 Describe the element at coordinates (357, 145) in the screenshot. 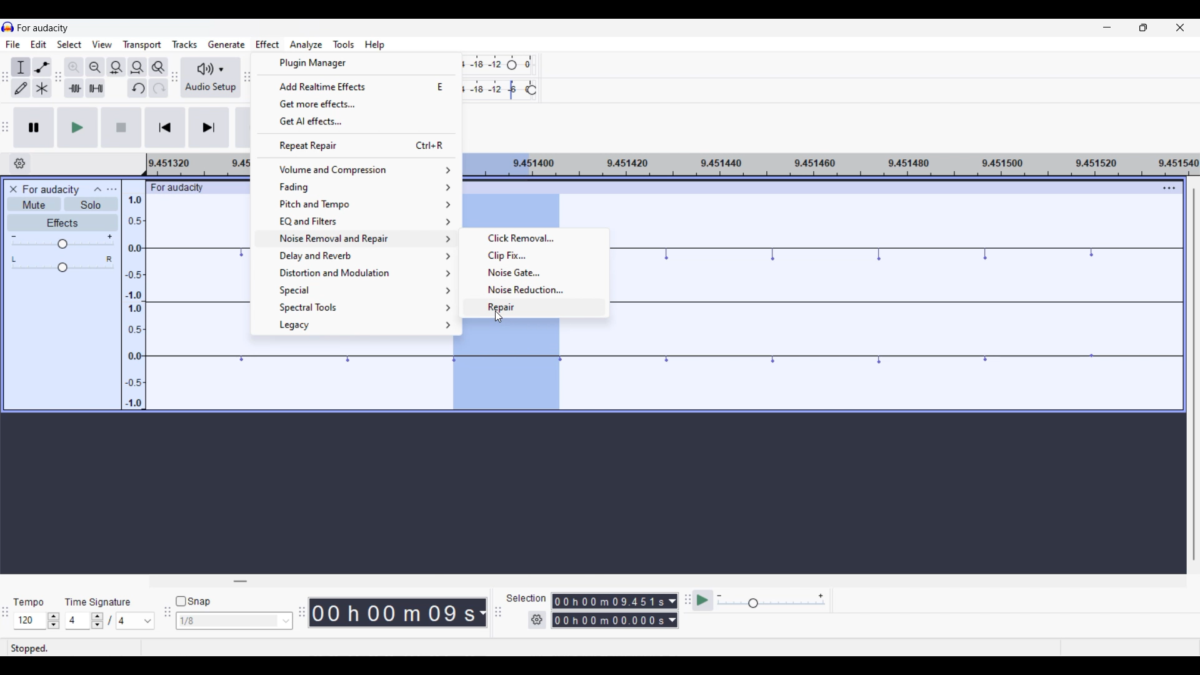

I see `Repeat last repair` at that location.